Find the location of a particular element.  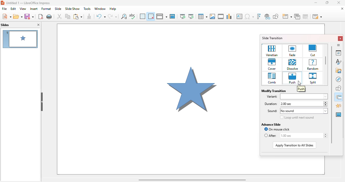

display grid is located at coordinates (142, 16).